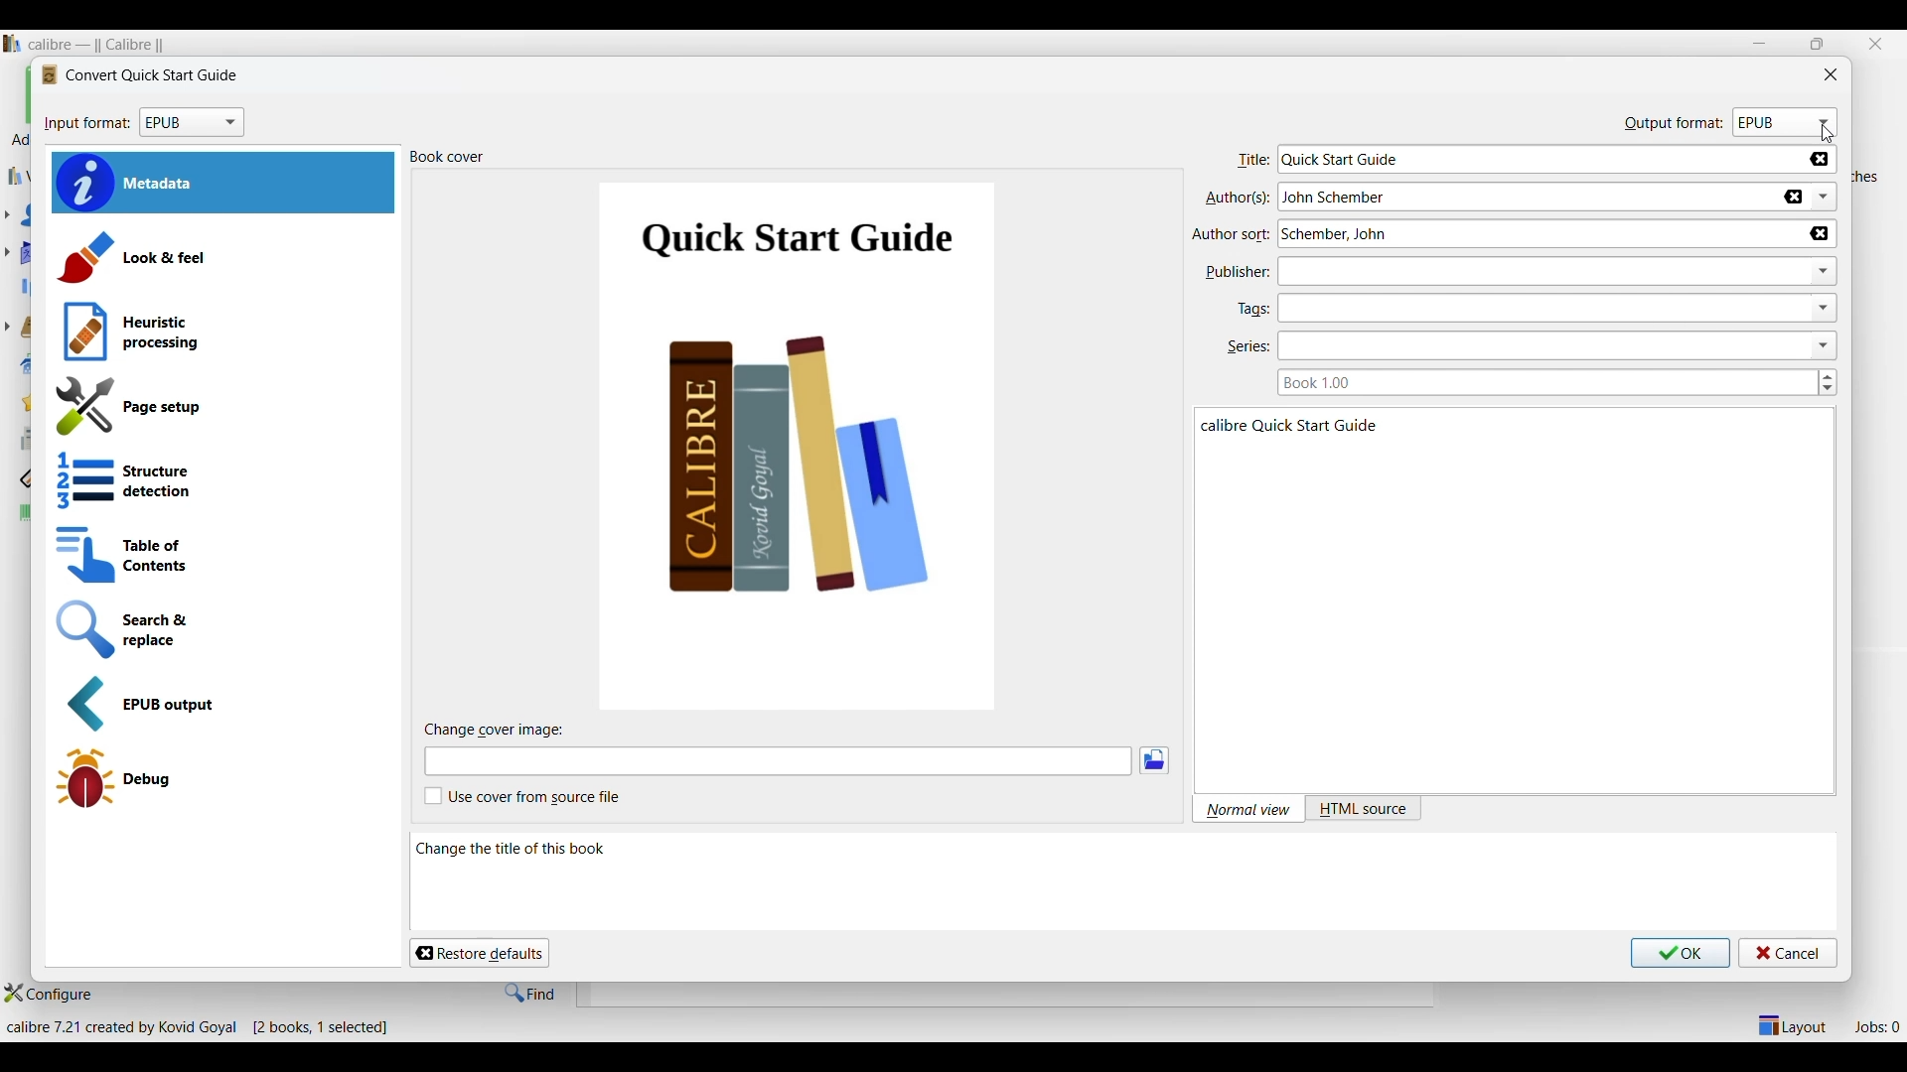 The width and height of the screenshot is (1907, 1072). I want to click on Heuristic processing, so click(222, 333).